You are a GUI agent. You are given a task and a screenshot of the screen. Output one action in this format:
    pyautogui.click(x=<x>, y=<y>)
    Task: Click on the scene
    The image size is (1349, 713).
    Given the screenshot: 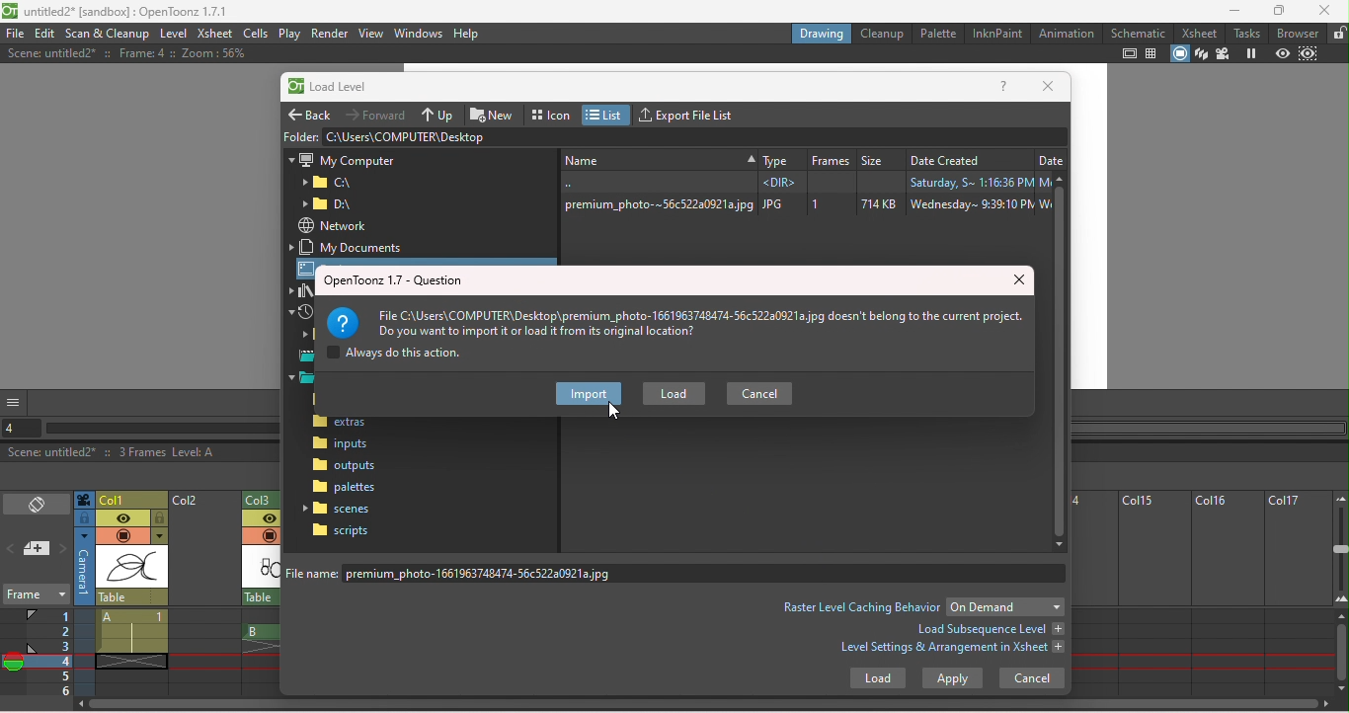 What is the action you would take?
    pyautogui.click(x=132, y=568)
    